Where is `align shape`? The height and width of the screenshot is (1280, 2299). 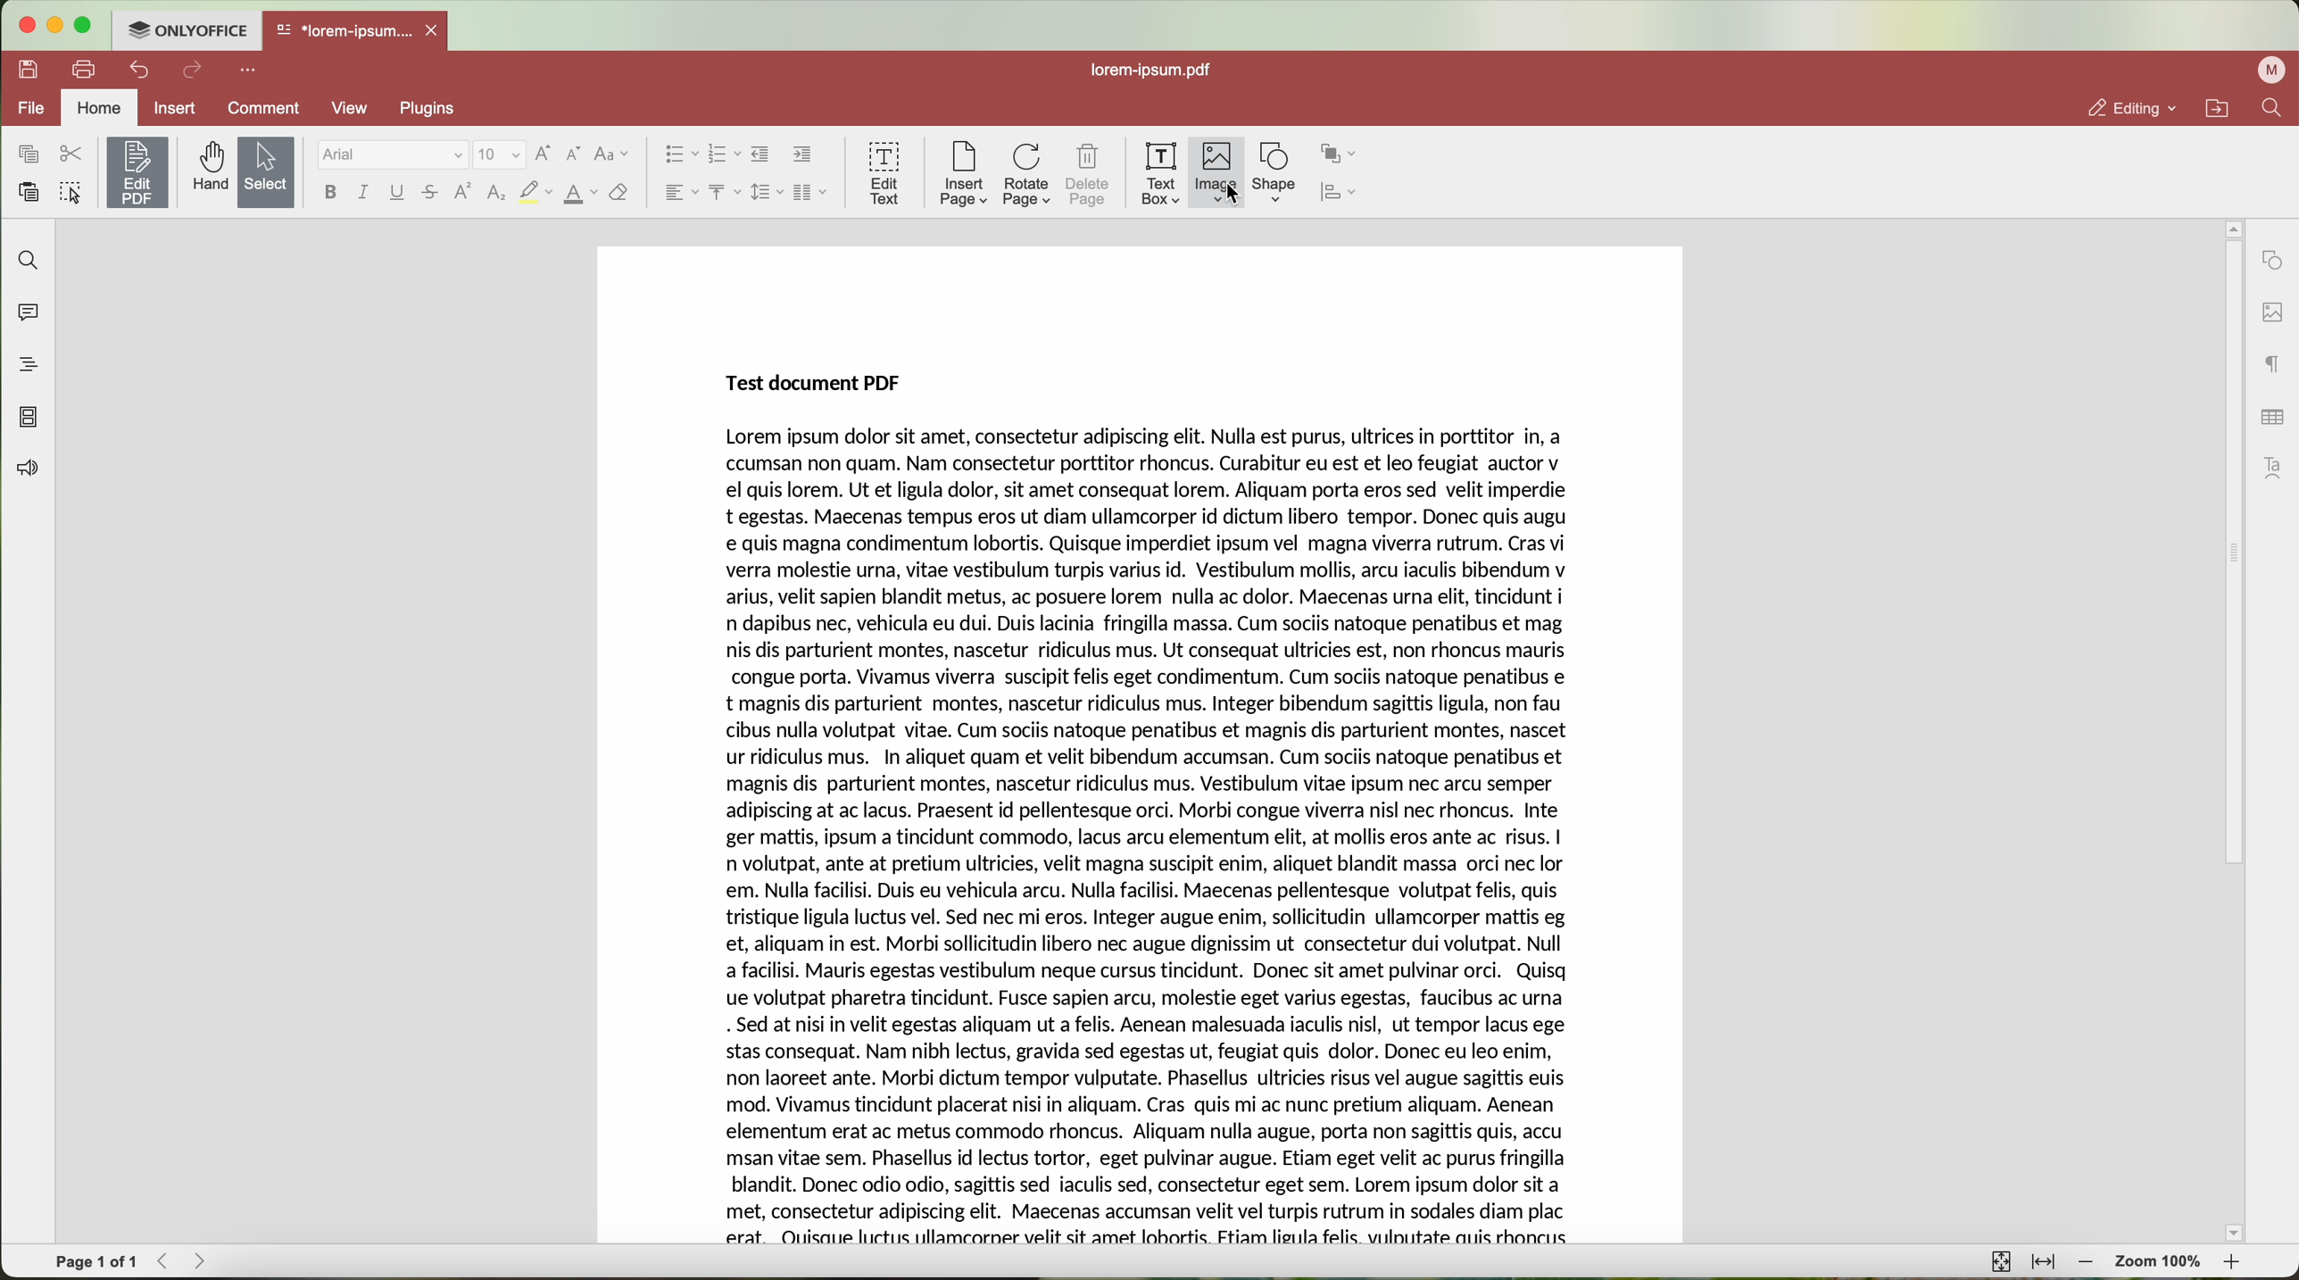 align shape is located at coordinates (1343, 194).